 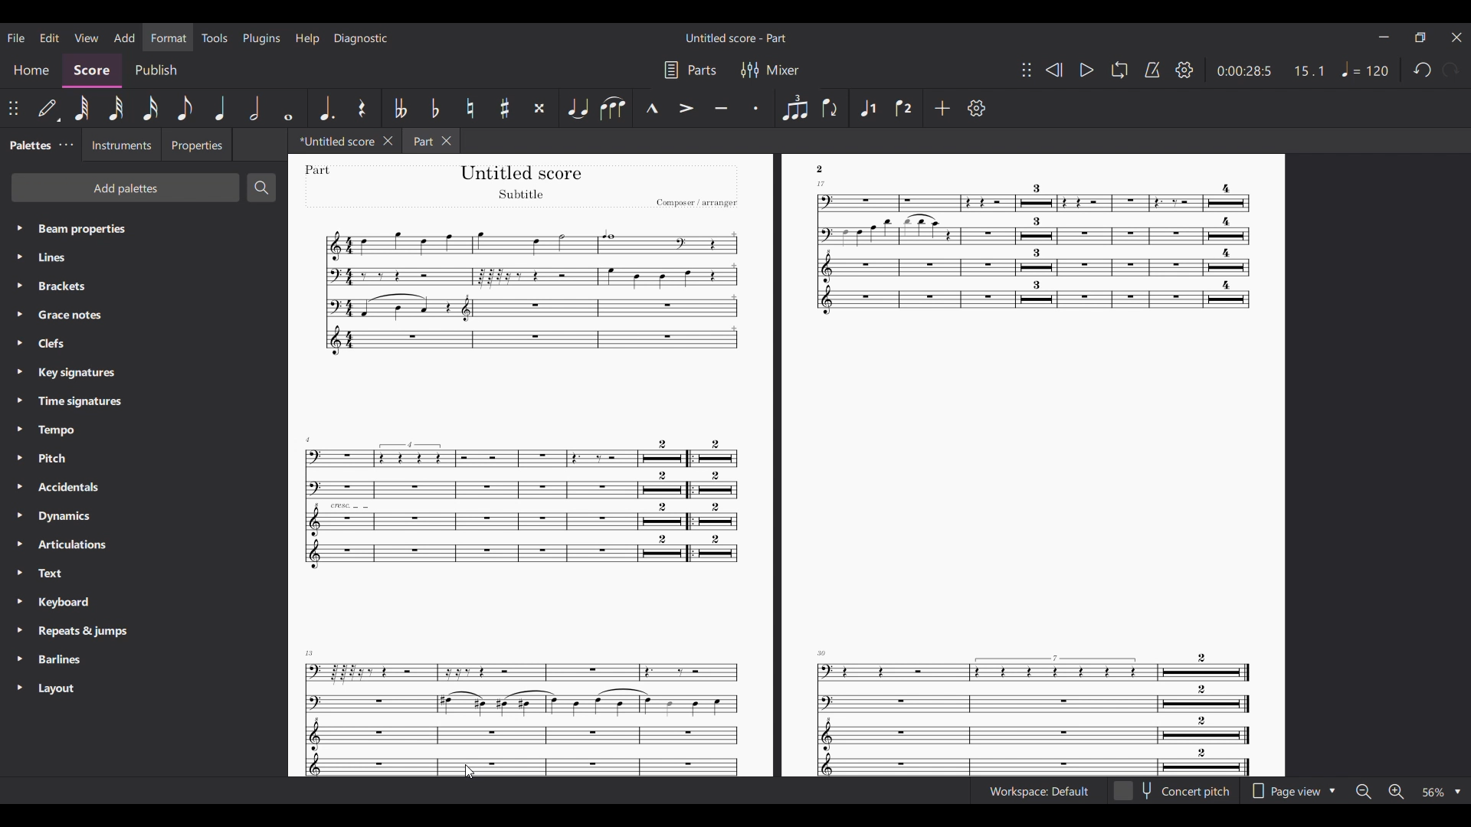 I want to click on Toggle sharp, so click(x=505, y=108).